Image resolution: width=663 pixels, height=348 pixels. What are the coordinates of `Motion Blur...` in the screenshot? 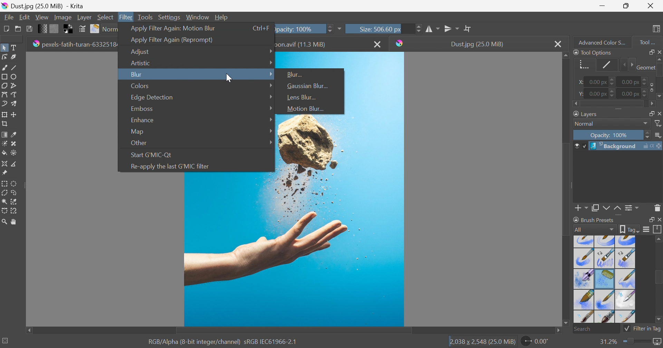 It's located at (305, 109).